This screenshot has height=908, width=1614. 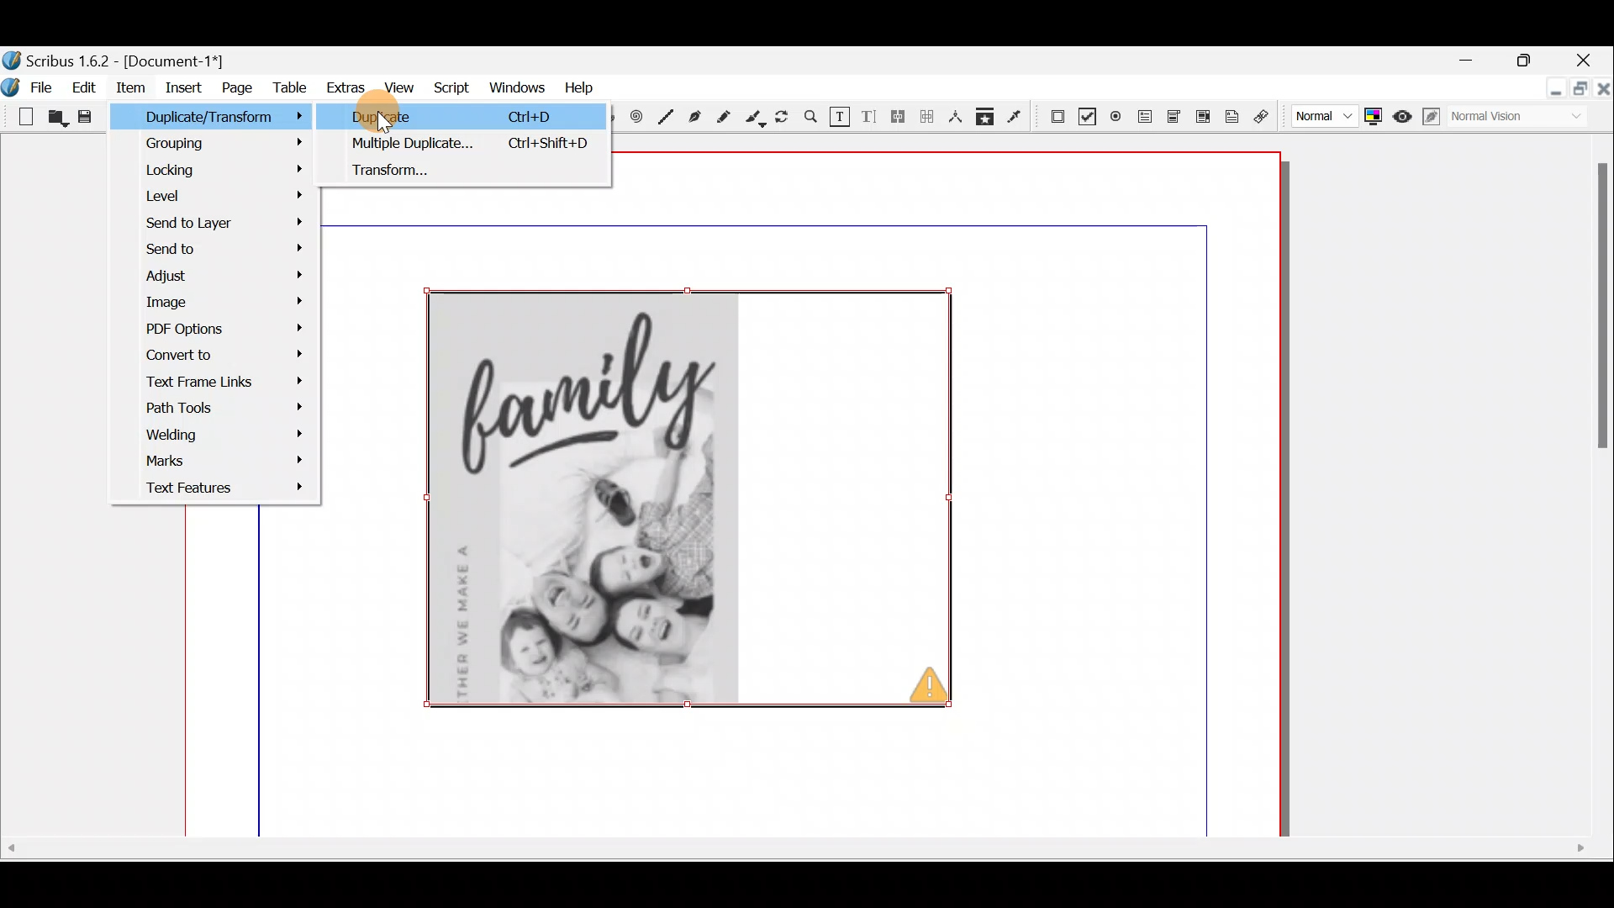 I want to click on Copy item properties, so click(x=990, y=119).